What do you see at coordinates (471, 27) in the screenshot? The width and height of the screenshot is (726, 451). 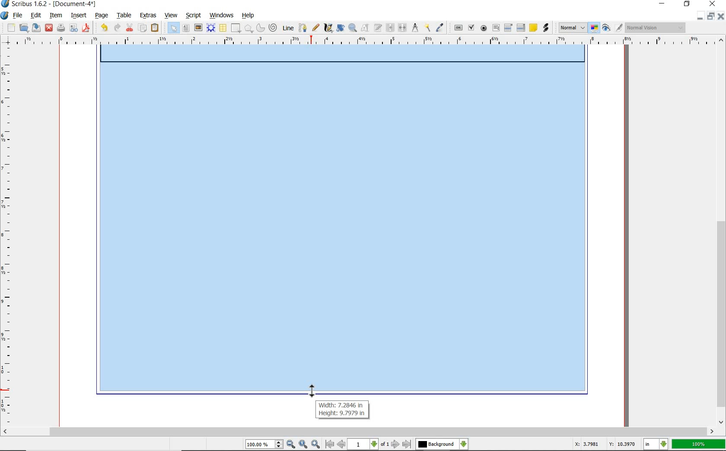 I see `pdf check box` at bounding box center [471, 27].